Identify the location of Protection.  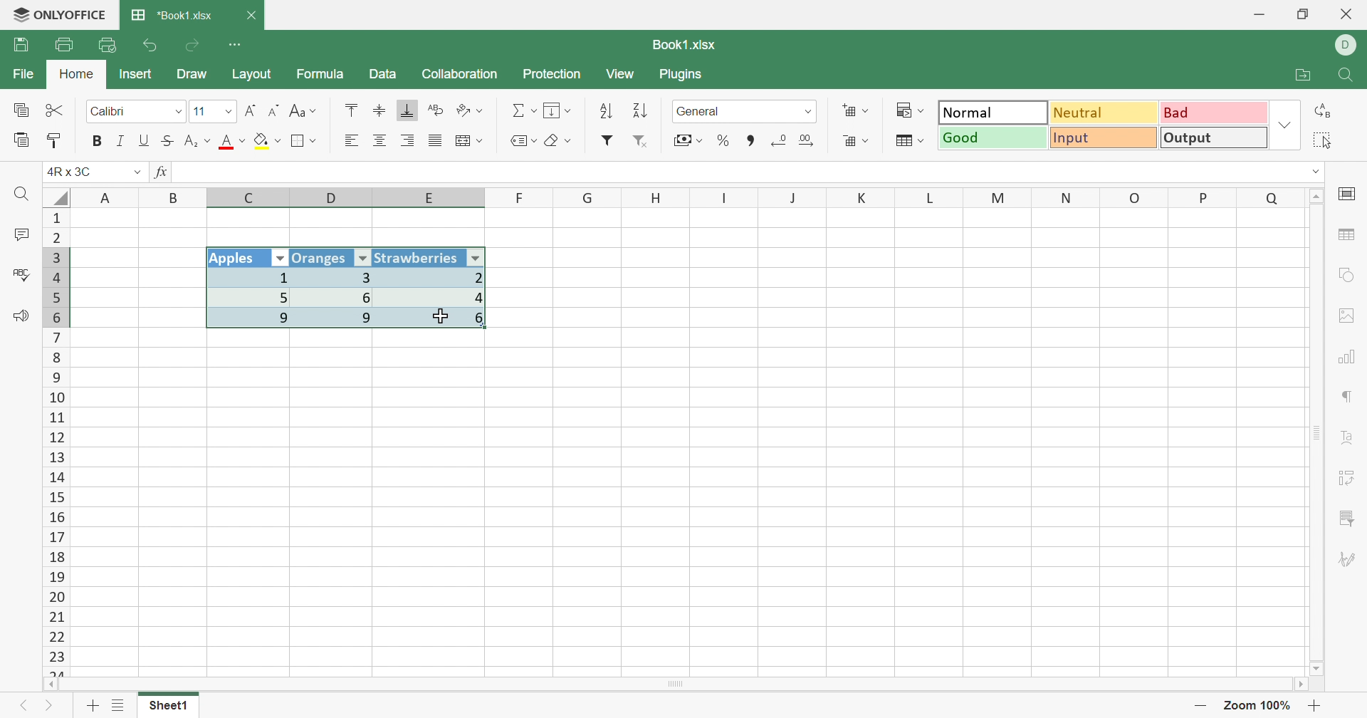
(553, 75).